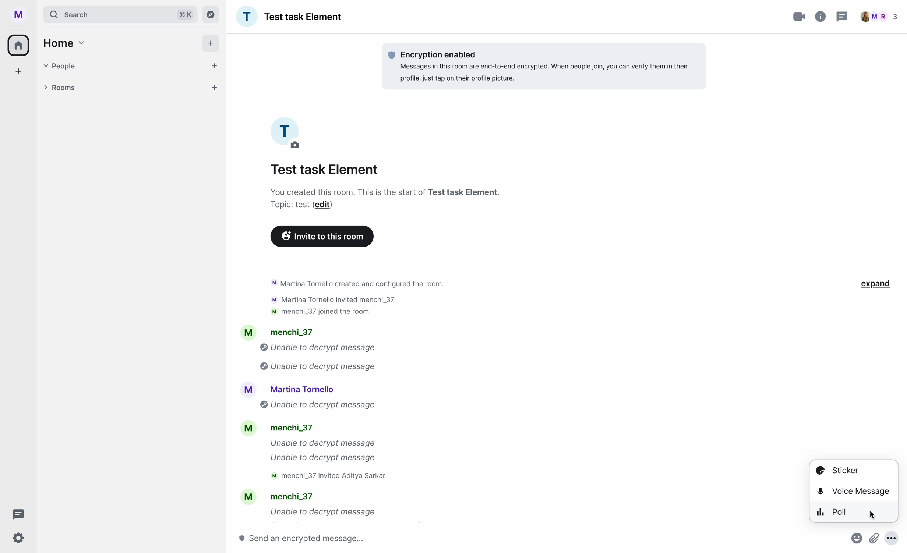 The height and width of the screenshot is (553, 907). What do you see at coordinates (837, 470) in the screenshot?
I see `sticker` at bounding box center [837, 470].